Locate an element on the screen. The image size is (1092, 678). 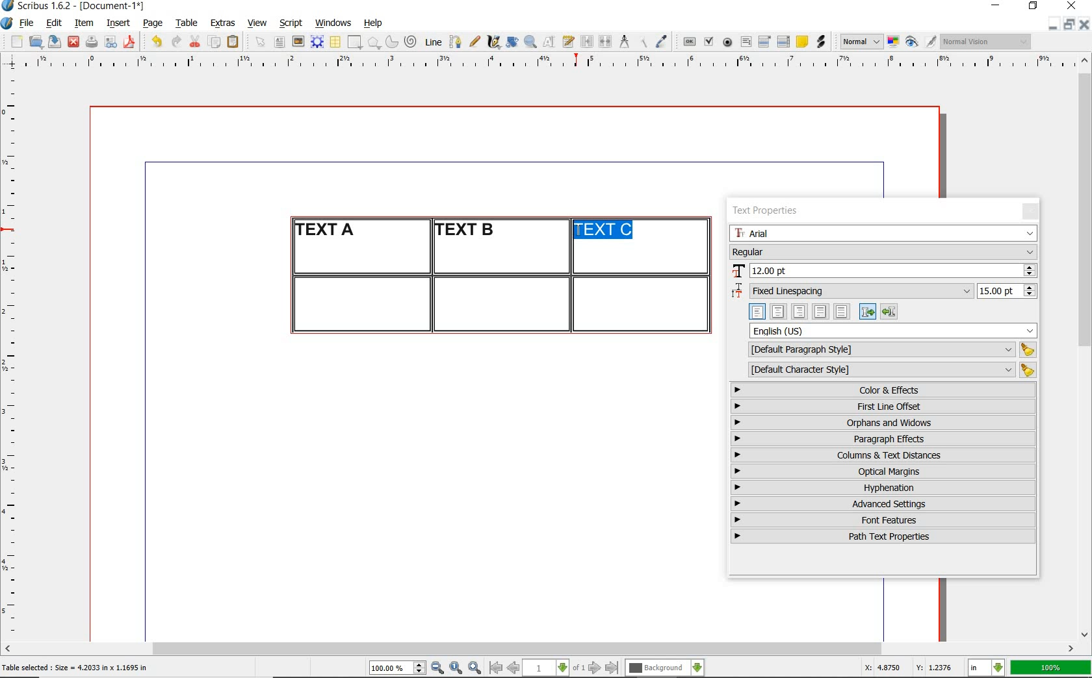
help is located at coordinates (372, 24).